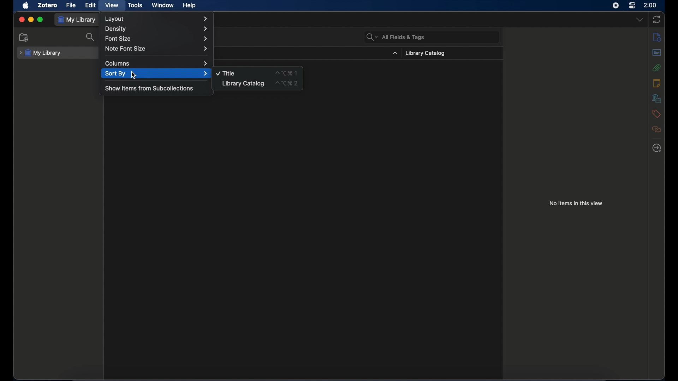  I want to click on density, so click(155, 29).